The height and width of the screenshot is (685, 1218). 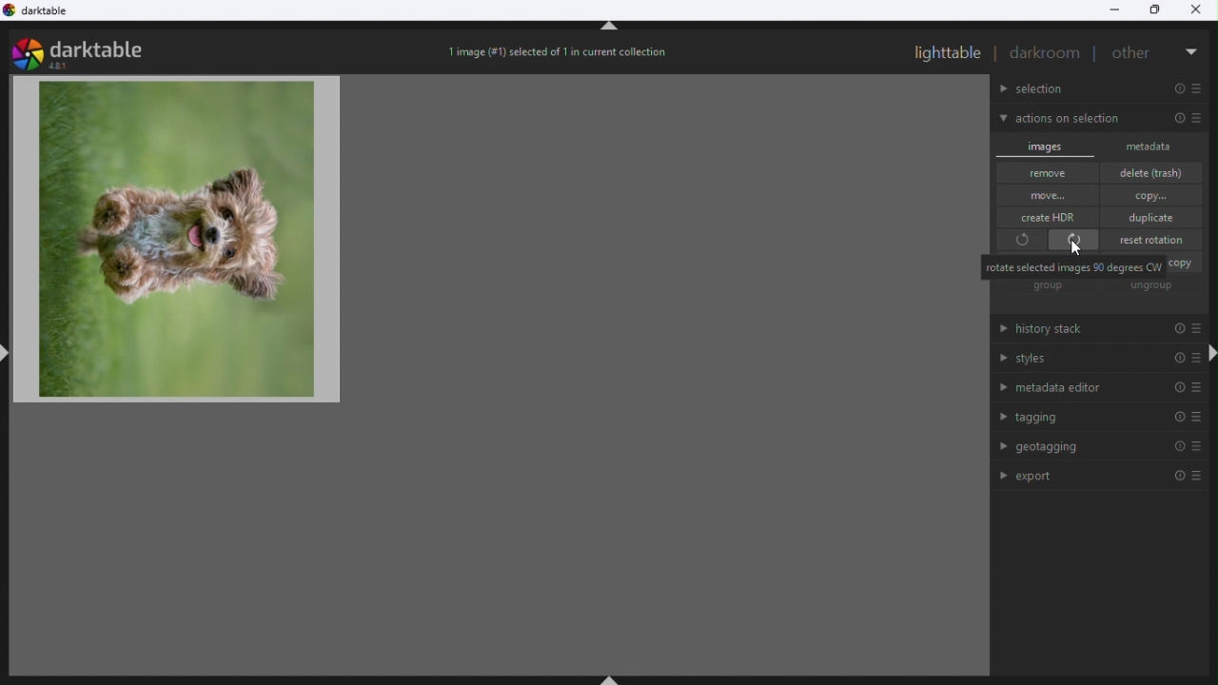 What do you see at coordinates (1155, 287) in the screenshot?
I see `UN group` at bounding box center [1155, 287].